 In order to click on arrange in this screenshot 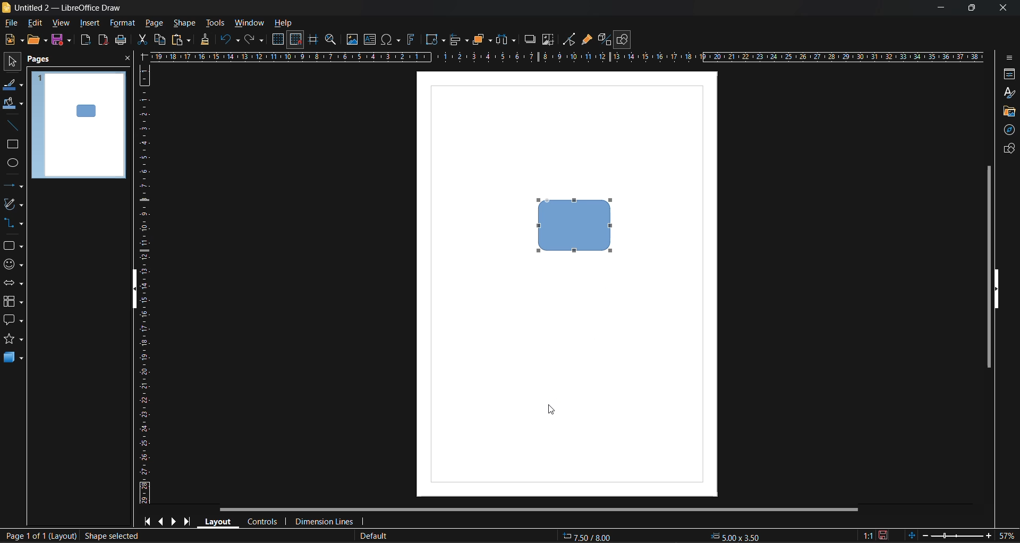, I will do `click(482, 39)`.